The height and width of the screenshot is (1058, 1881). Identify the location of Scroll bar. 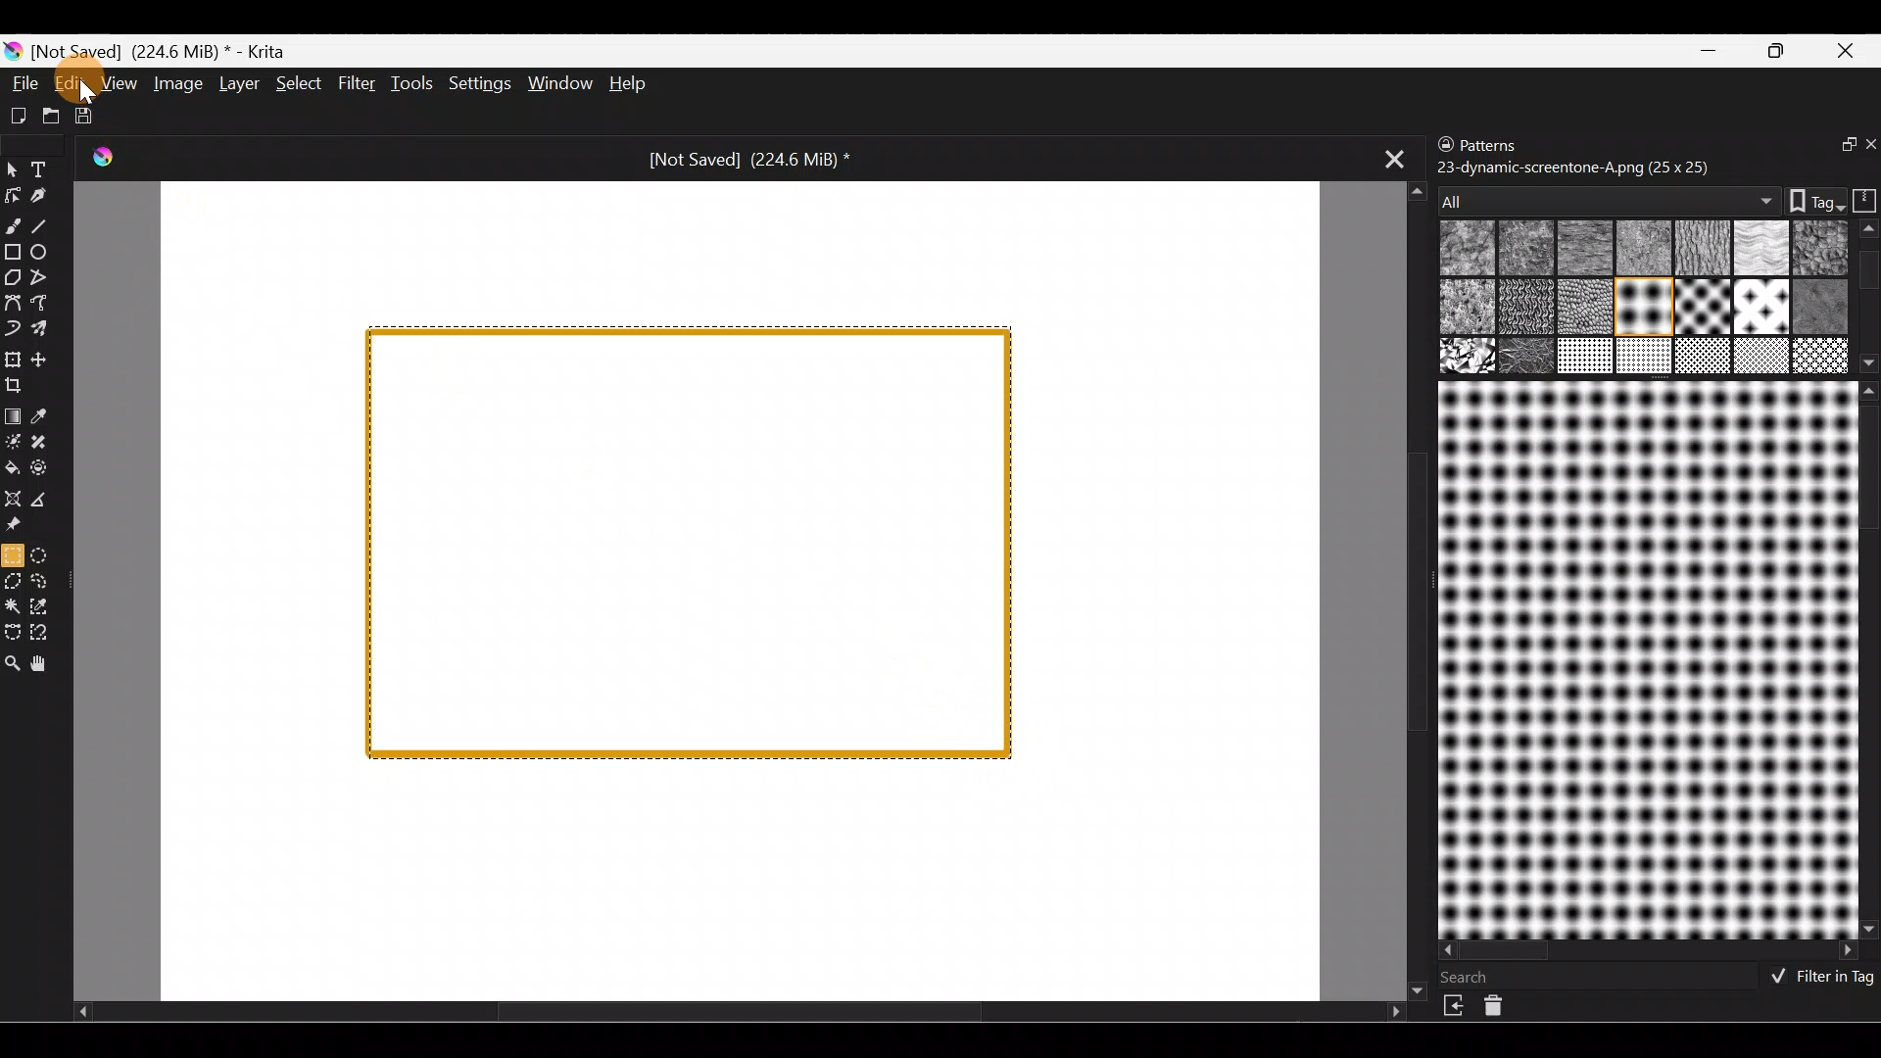
(1650, 951).